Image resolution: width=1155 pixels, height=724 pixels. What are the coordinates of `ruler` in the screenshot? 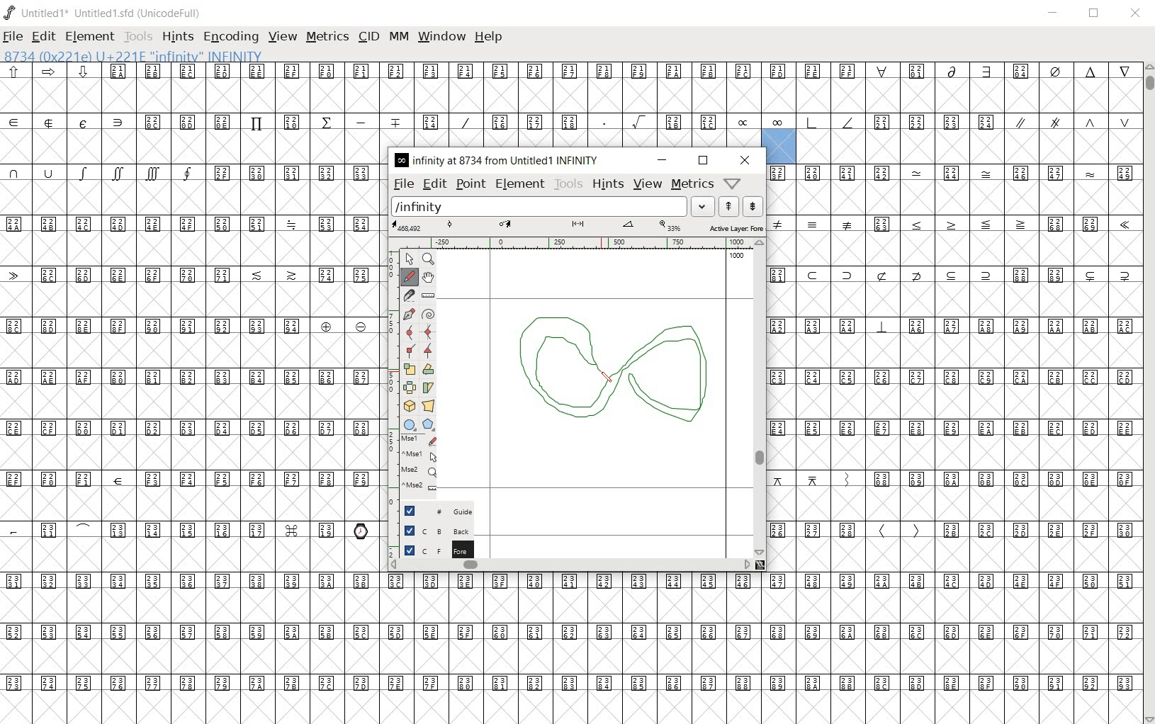 It's located at (576, 243).